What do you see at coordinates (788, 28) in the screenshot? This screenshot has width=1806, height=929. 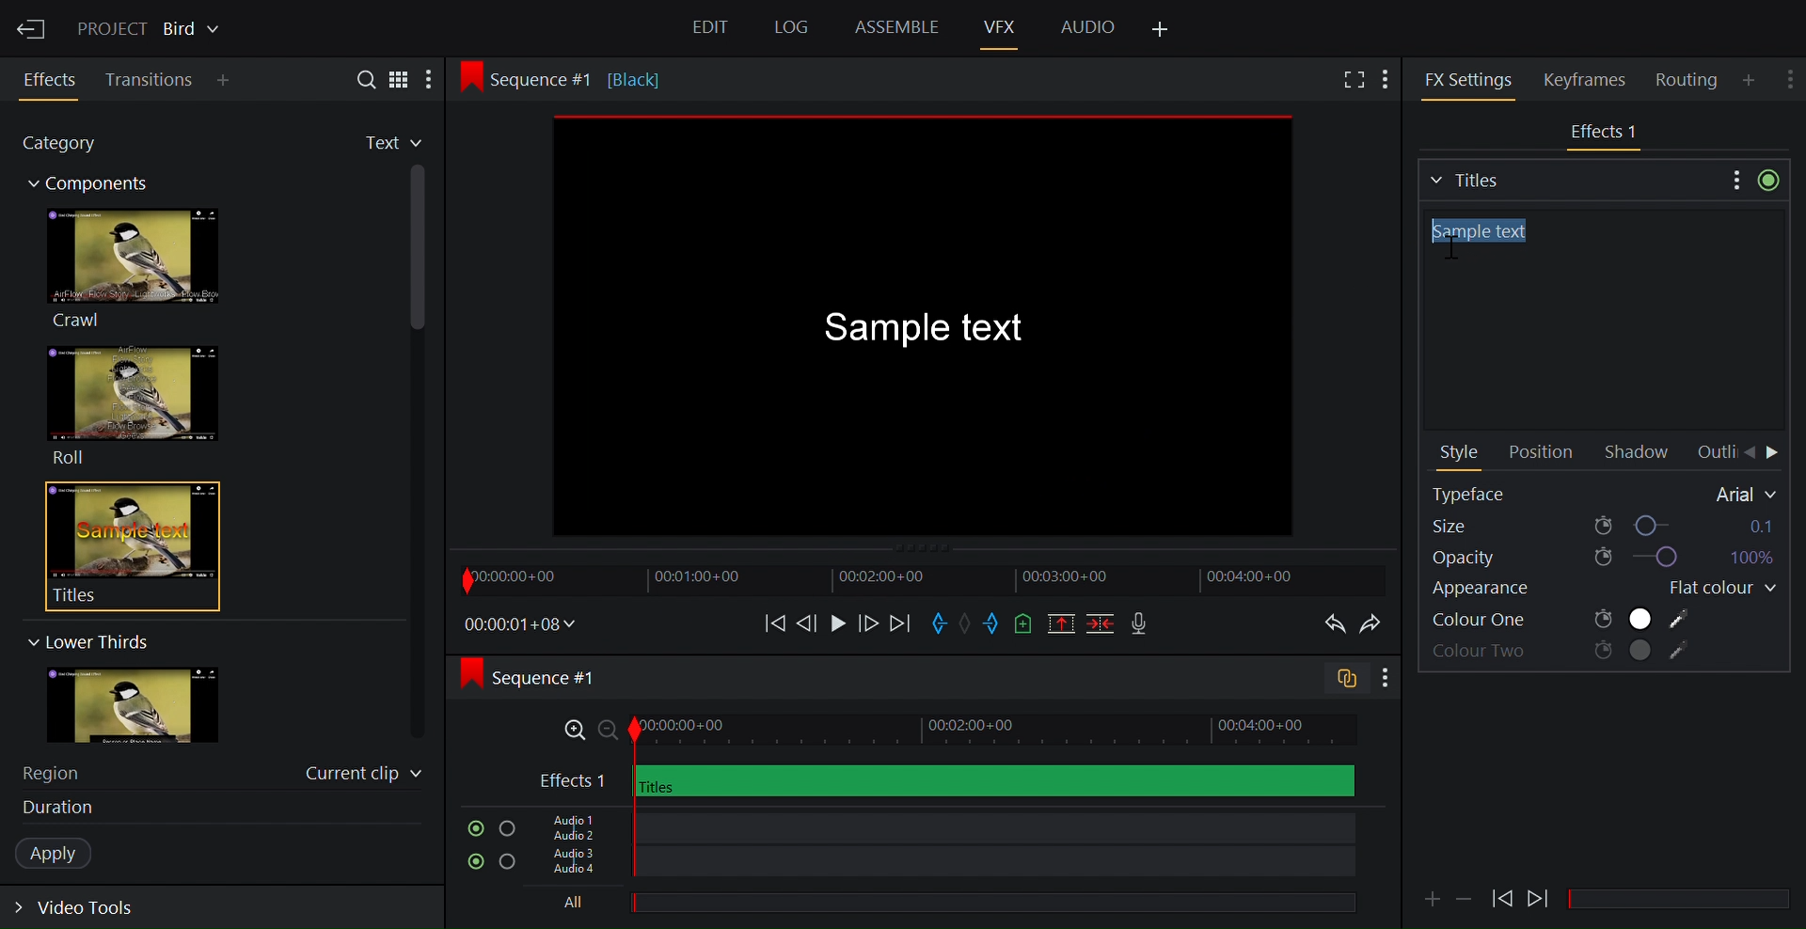 I see `Log` at bounding box center [788, 28].